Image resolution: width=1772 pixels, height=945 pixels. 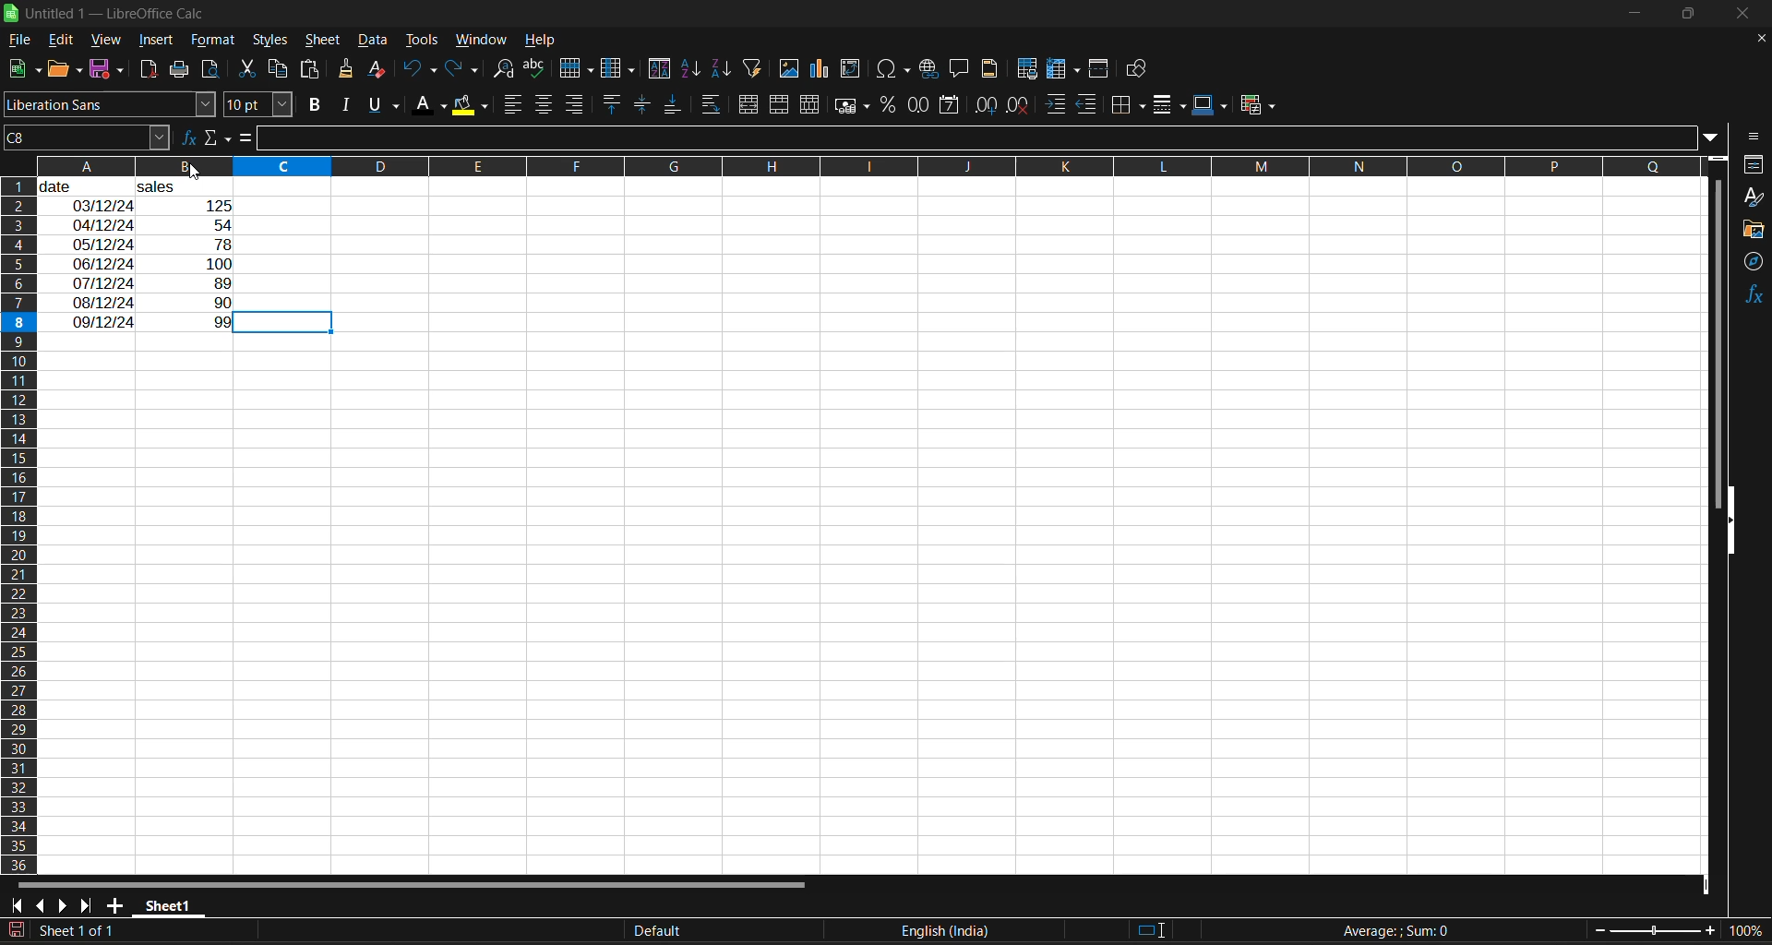 I want to click on align left, so click(x=513, y=105).